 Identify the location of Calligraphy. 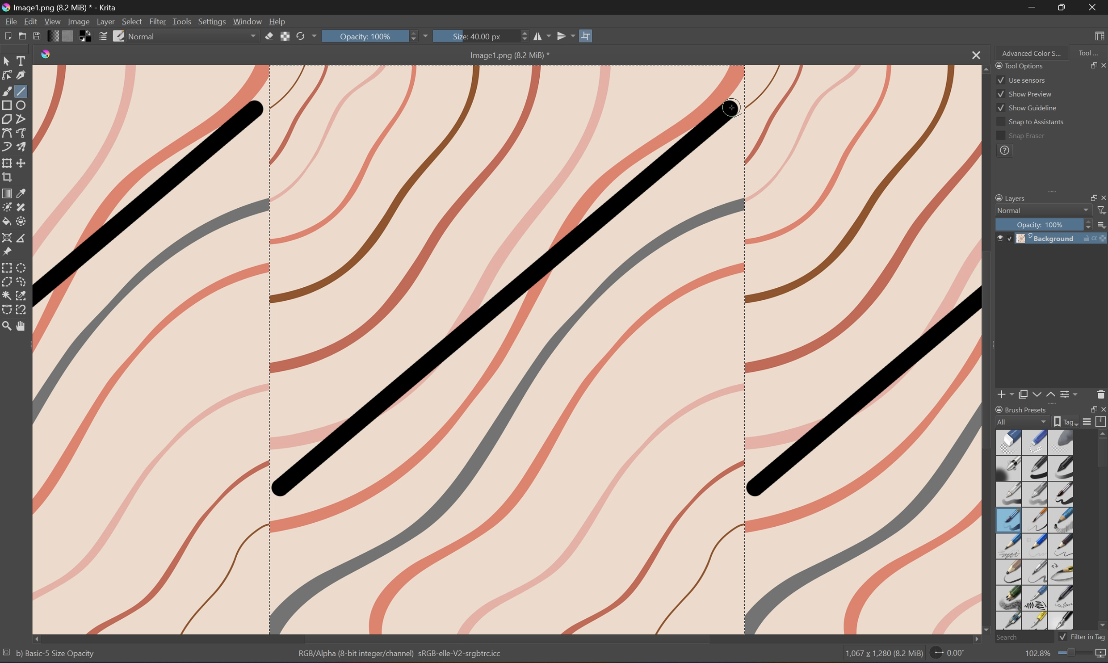
(21, 75).